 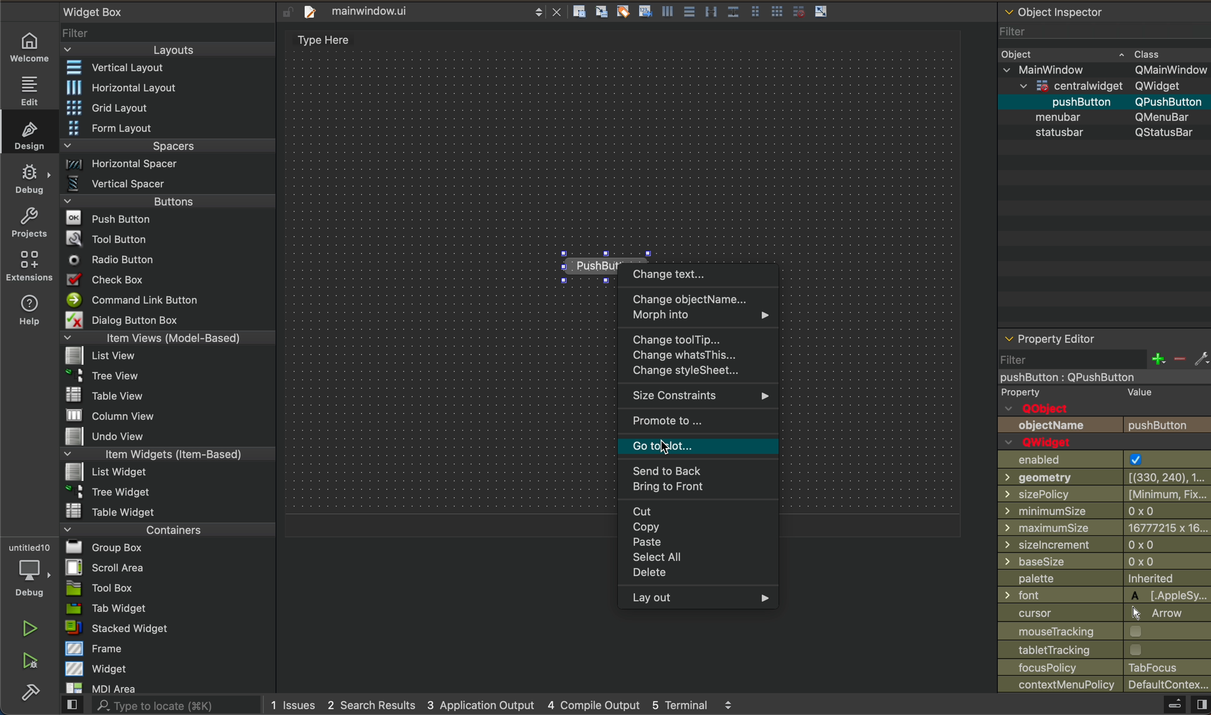 What do you see at coordinates (170, 107) in the screenshot?
I see `grid layout` at bounding box center [170, 107].